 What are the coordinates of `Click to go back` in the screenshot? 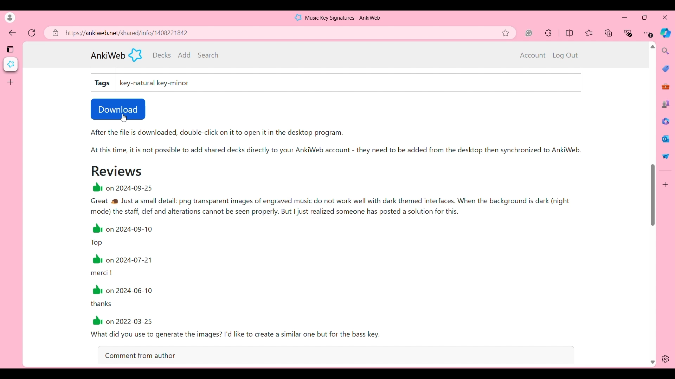 It's located at (13, 33).